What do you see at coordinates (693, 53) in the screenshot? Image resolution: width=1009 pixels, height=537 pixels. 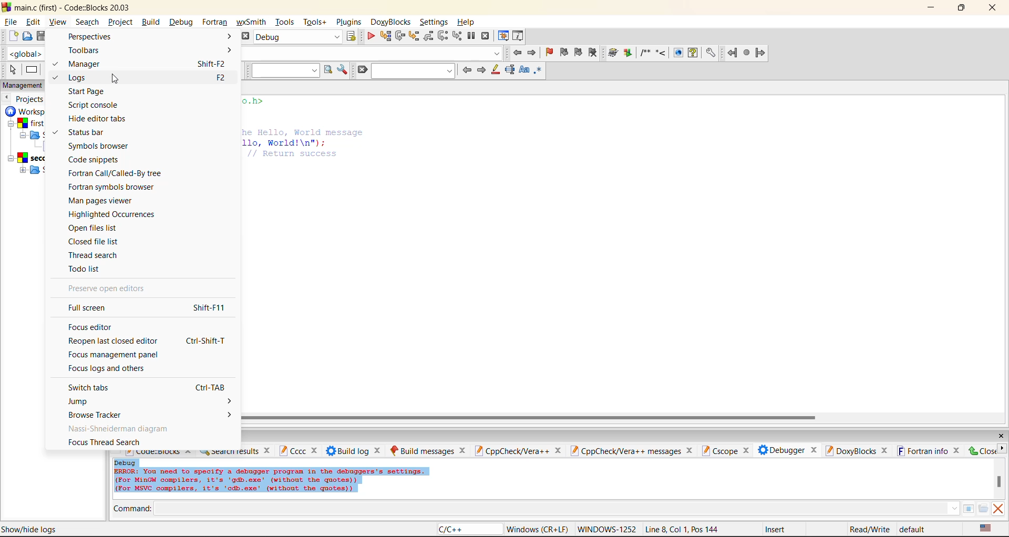 I see `help` at bounding box center [693, 53].